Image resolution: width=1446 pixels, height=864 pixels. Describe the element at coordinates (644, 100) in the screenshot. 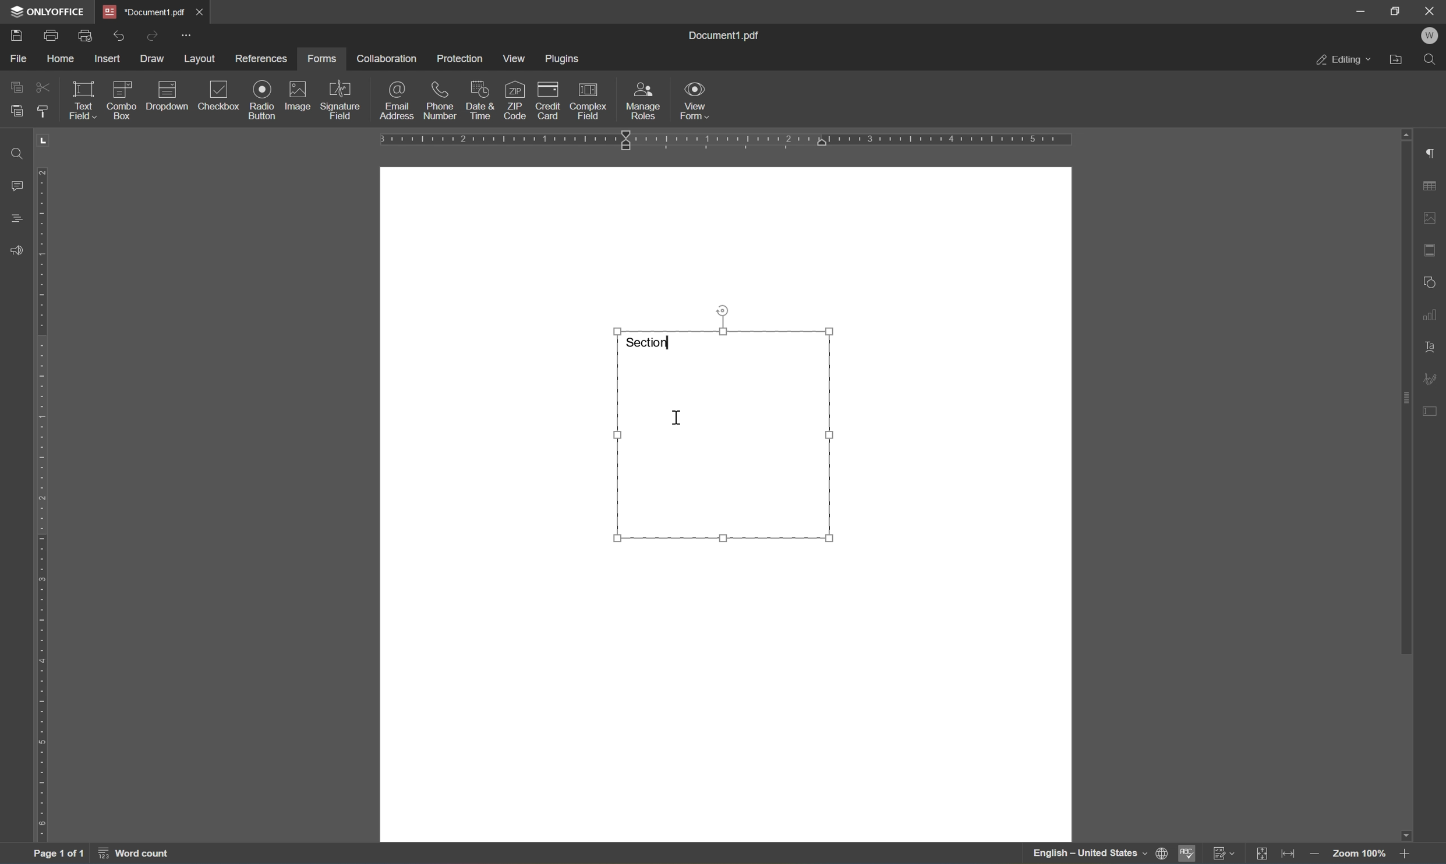

I see `manage roles` at that location.